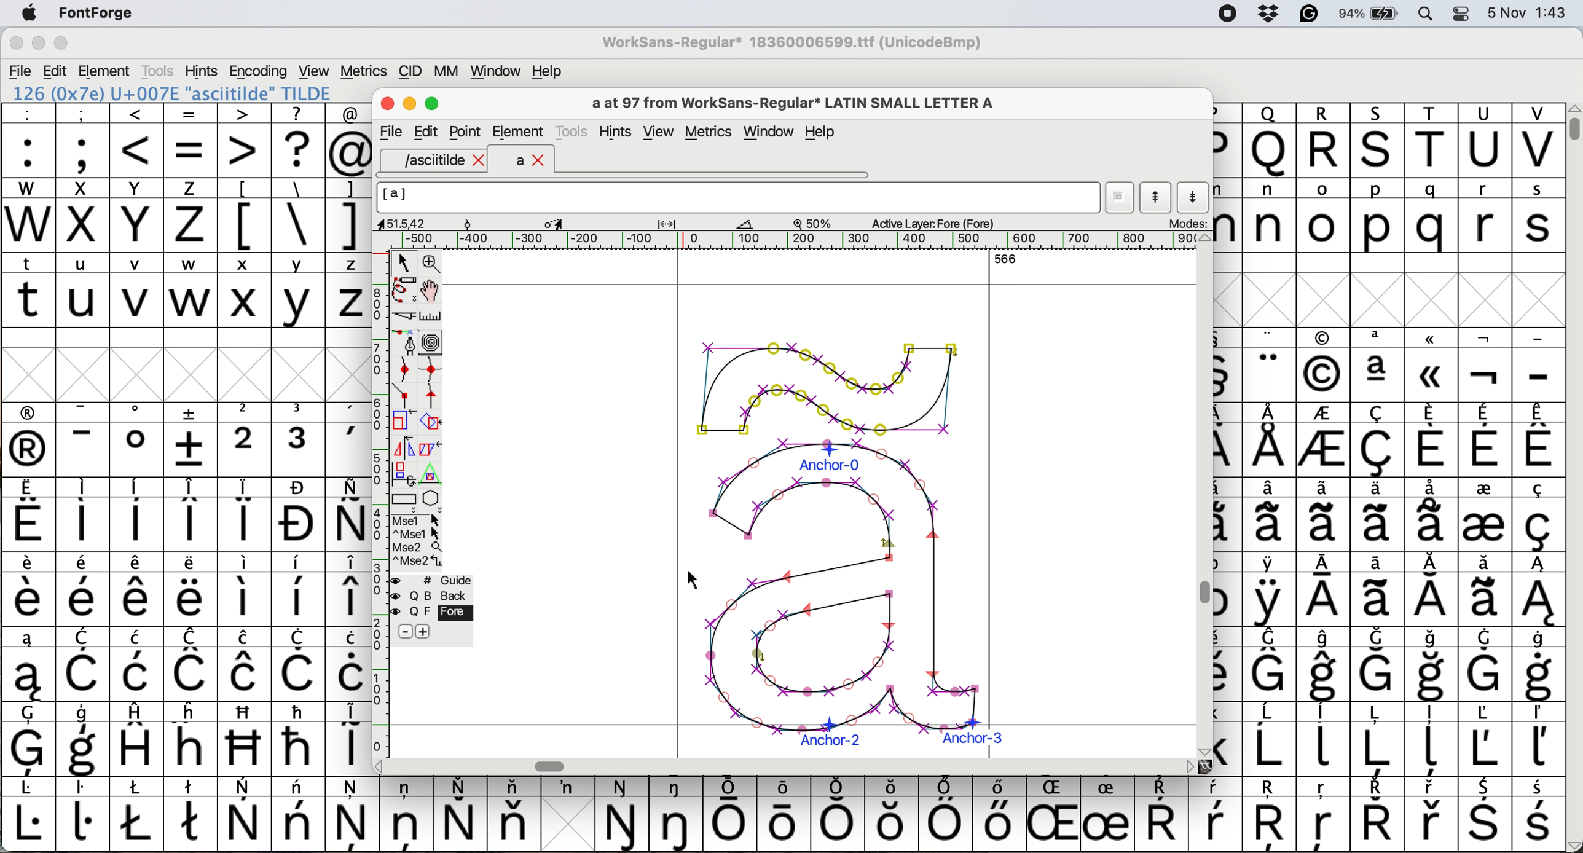 The width and height of the screenshot is (1583, 853). What do you see at coordinates (1270, 664) in the screenshot?
I see `symbol` at bounding box center [1270, 664].